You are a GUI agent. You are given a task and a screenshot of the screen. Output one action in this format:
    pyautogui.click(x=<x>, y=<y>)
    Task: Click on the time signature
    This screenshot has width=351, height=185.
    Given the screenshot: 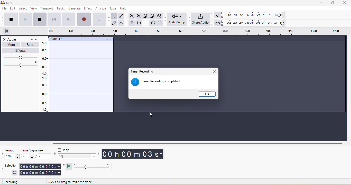 What is the action you would take?
    pyautogui.click(x=36, y=151)
    